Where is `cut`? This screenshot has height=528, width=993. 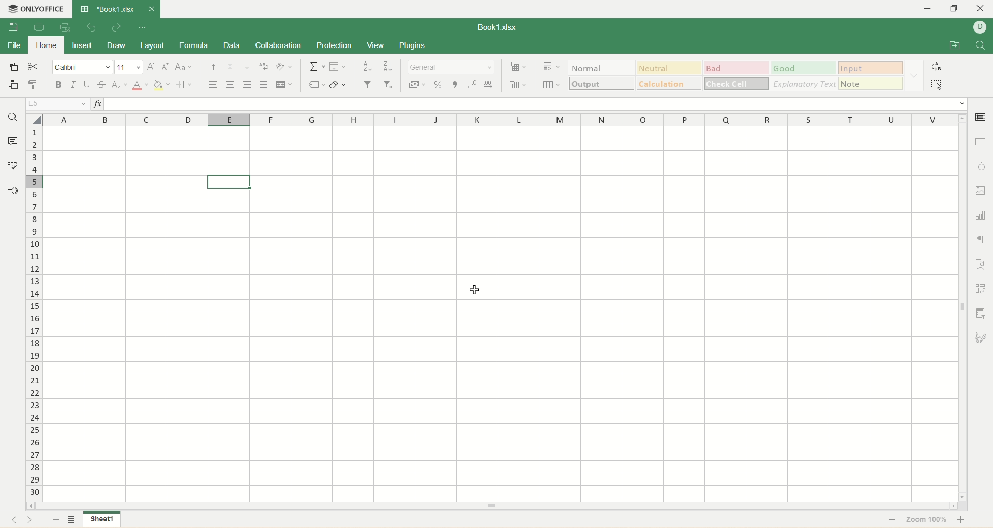 cut is located at coordinates (34, 65).